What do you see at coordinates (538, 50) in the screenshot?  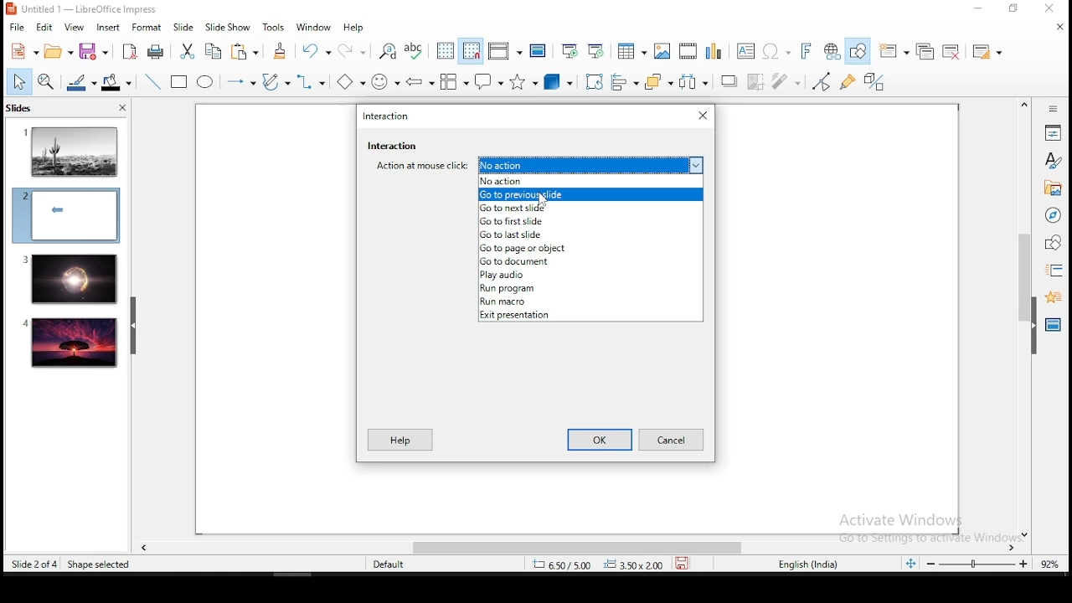 I see `master slide` at bounding box center [538, 50].